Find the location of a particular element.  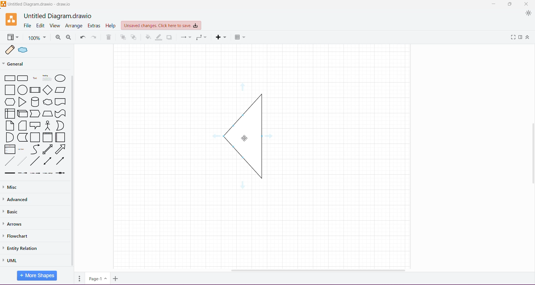

Minimize is located at coordinates (493, 4).